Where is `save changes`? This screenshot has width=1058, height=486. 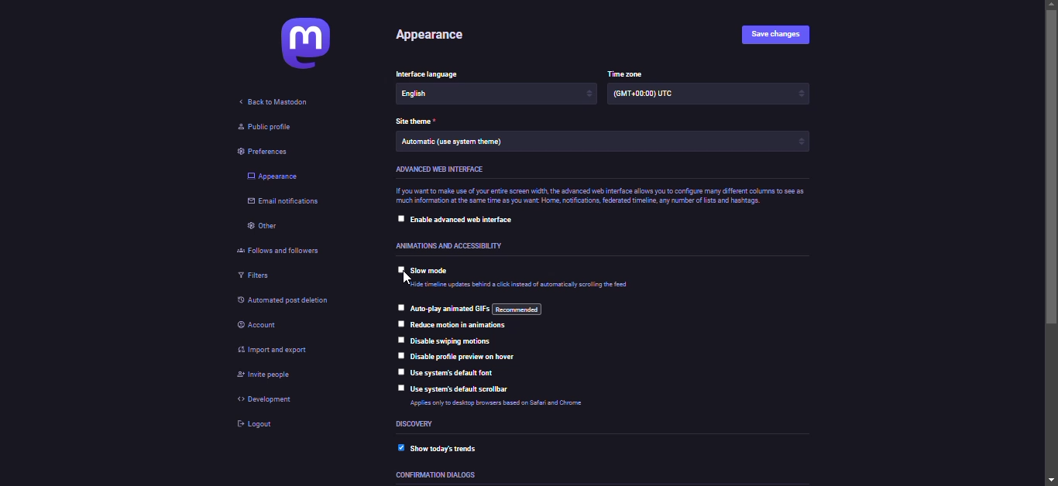 save changes is located at coordinates (777, 35).